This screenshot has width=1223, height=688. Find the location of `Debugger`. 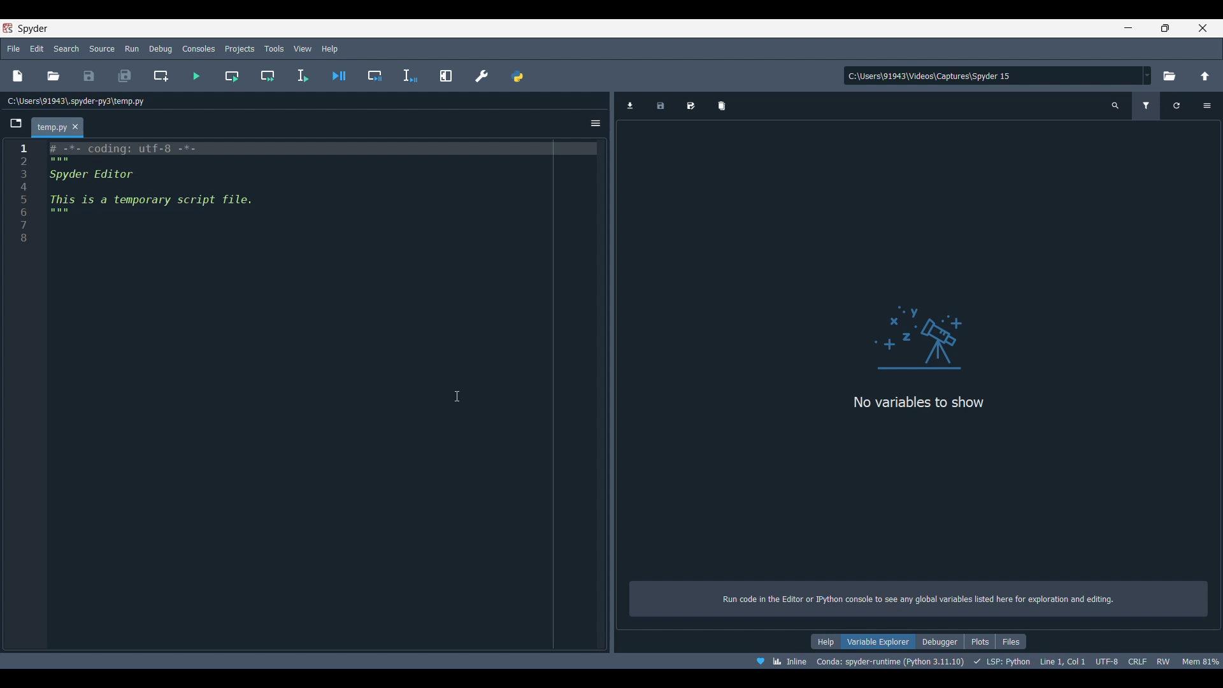

Debugger is located at coordinates (940, 641).